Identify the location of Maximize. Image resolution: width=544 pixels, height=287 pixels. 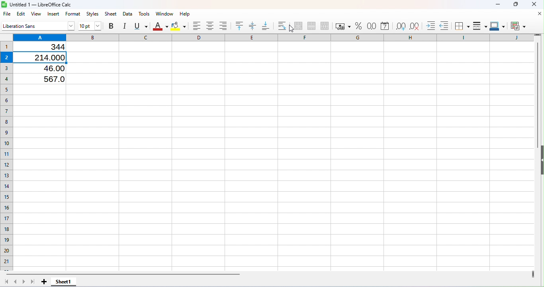
(515, 5).